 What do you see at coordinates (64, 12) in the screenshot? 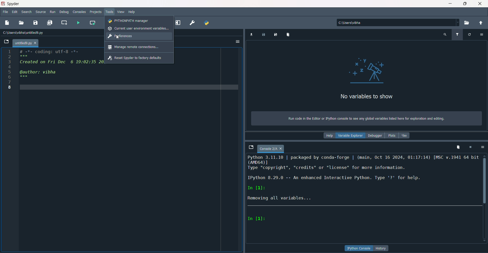
I see `debug` at bounding box center [64, 12].